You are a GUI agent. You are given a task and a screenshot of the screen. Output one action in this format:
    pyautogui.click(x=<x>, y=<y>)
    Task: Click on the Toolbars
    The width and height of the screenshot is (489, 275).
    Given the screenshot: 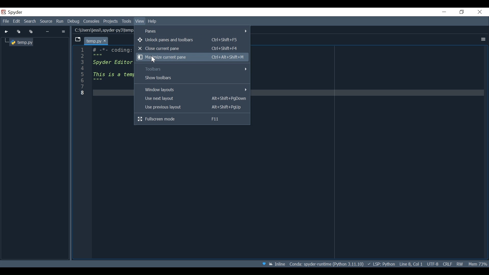 What is the action you would take?
    pyautogui.click(x=192, y=69)
    